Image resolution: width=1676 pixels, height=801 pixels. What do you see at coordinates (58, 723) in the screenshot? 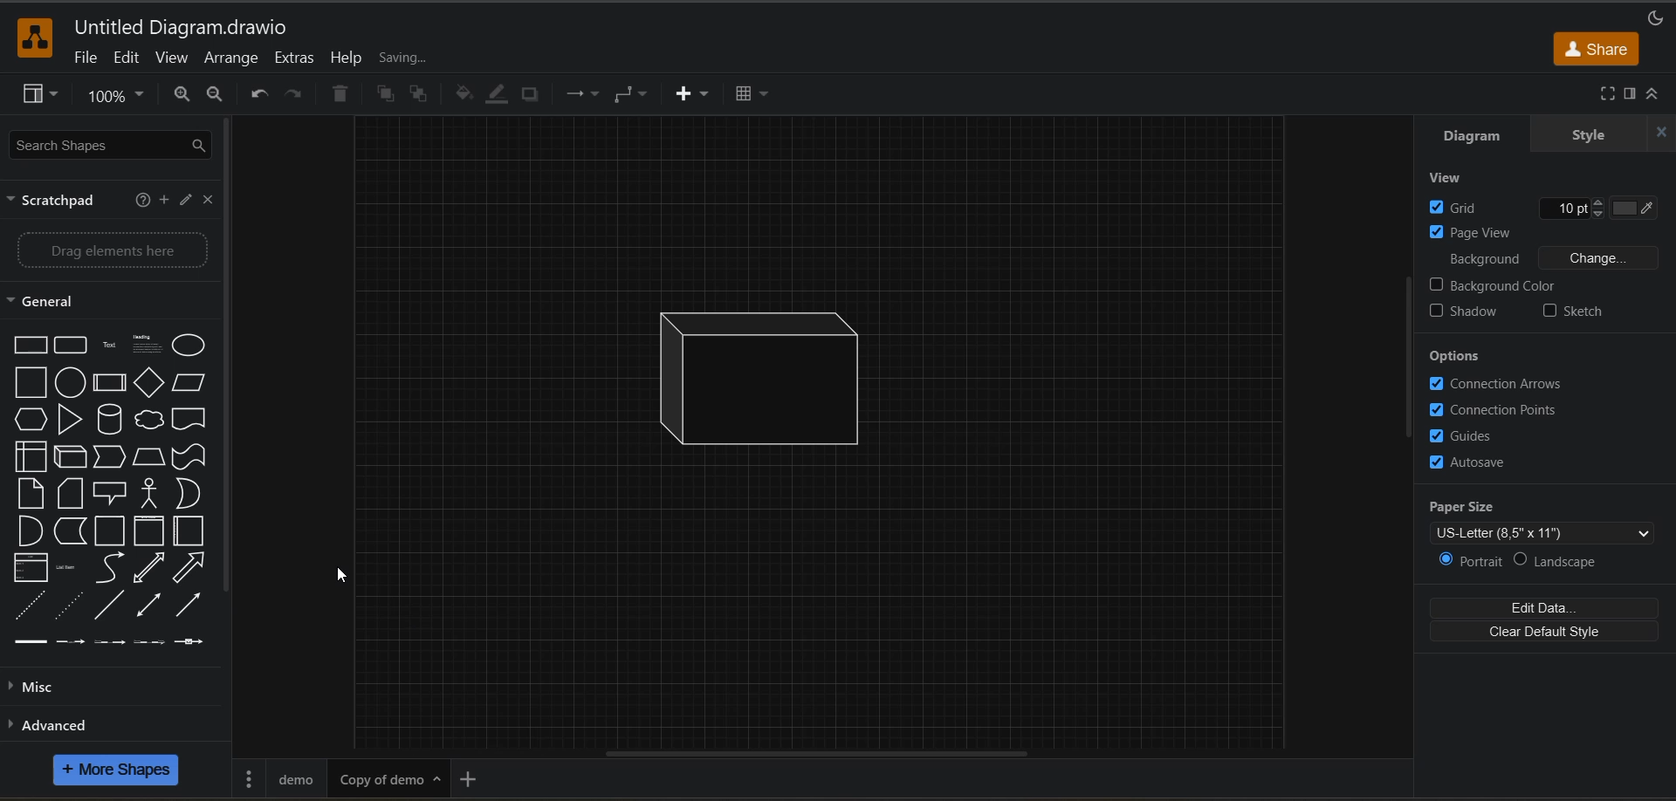
I see `advanced` at bounding box center [58, 723].